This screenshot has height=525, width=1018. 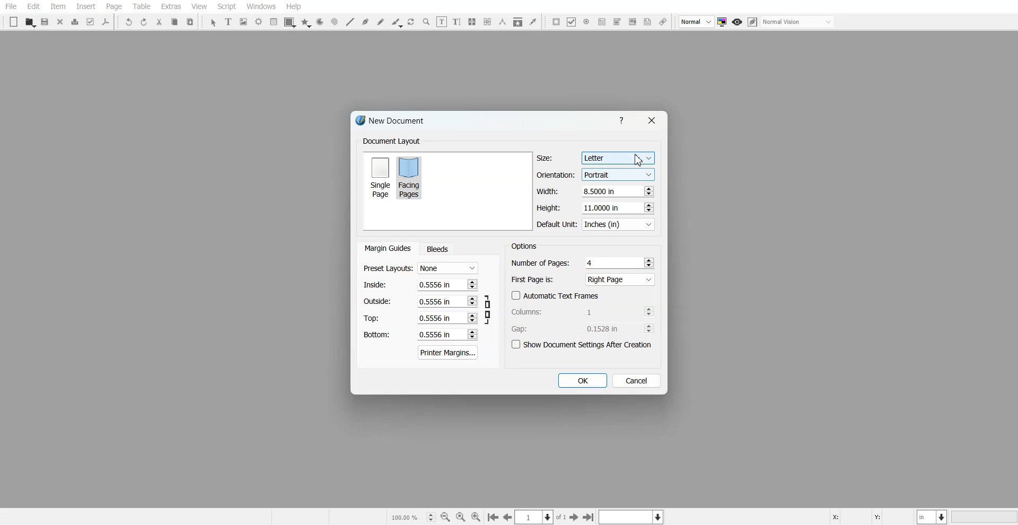 I want to click on Printer Margins, so click(x=449, y=352).